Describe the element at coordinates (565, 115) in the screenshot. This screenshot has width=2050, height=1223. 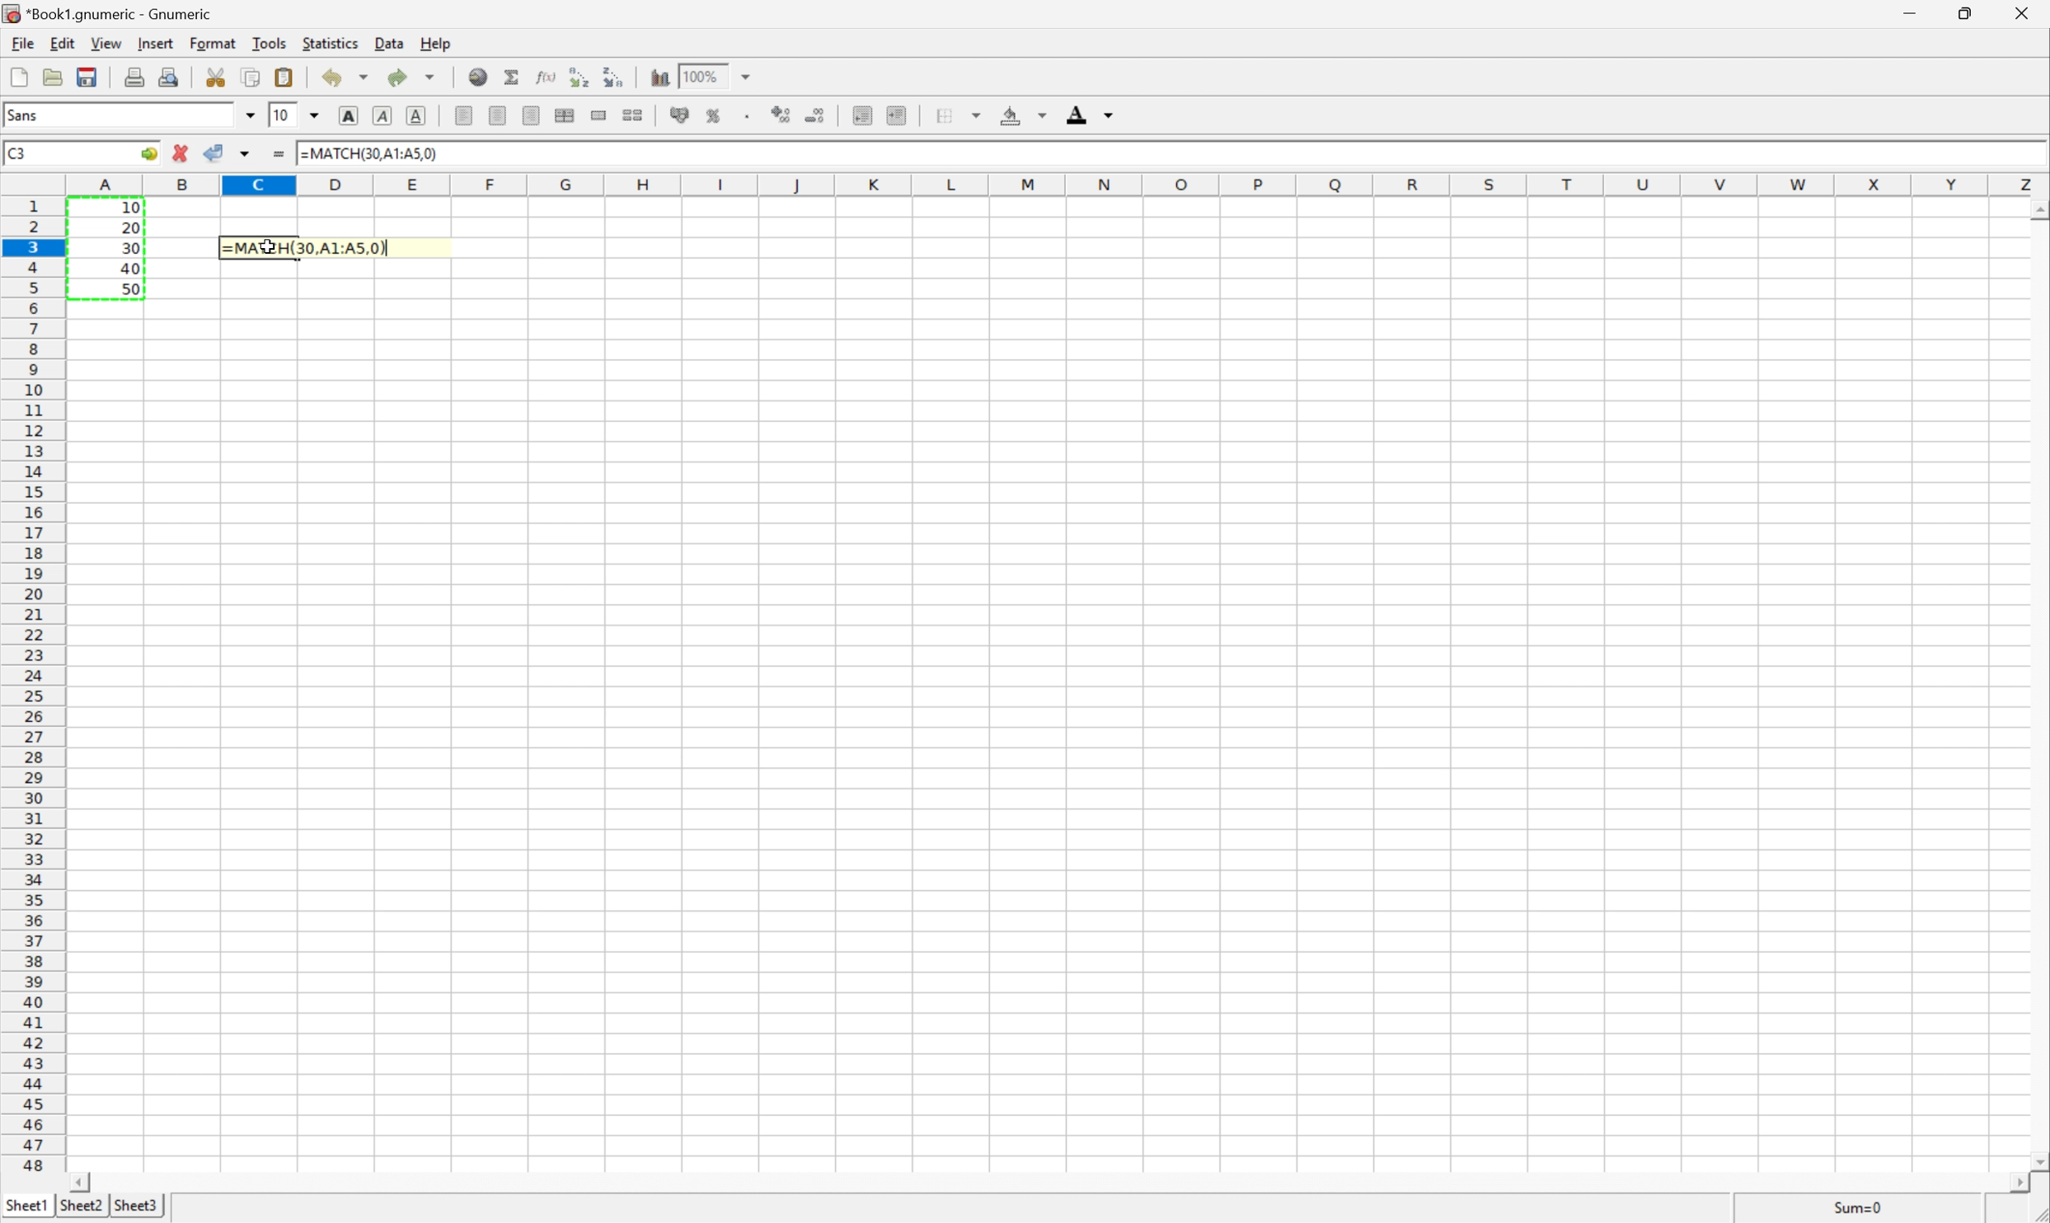
I see `Center horizontally across the selection` at that location.